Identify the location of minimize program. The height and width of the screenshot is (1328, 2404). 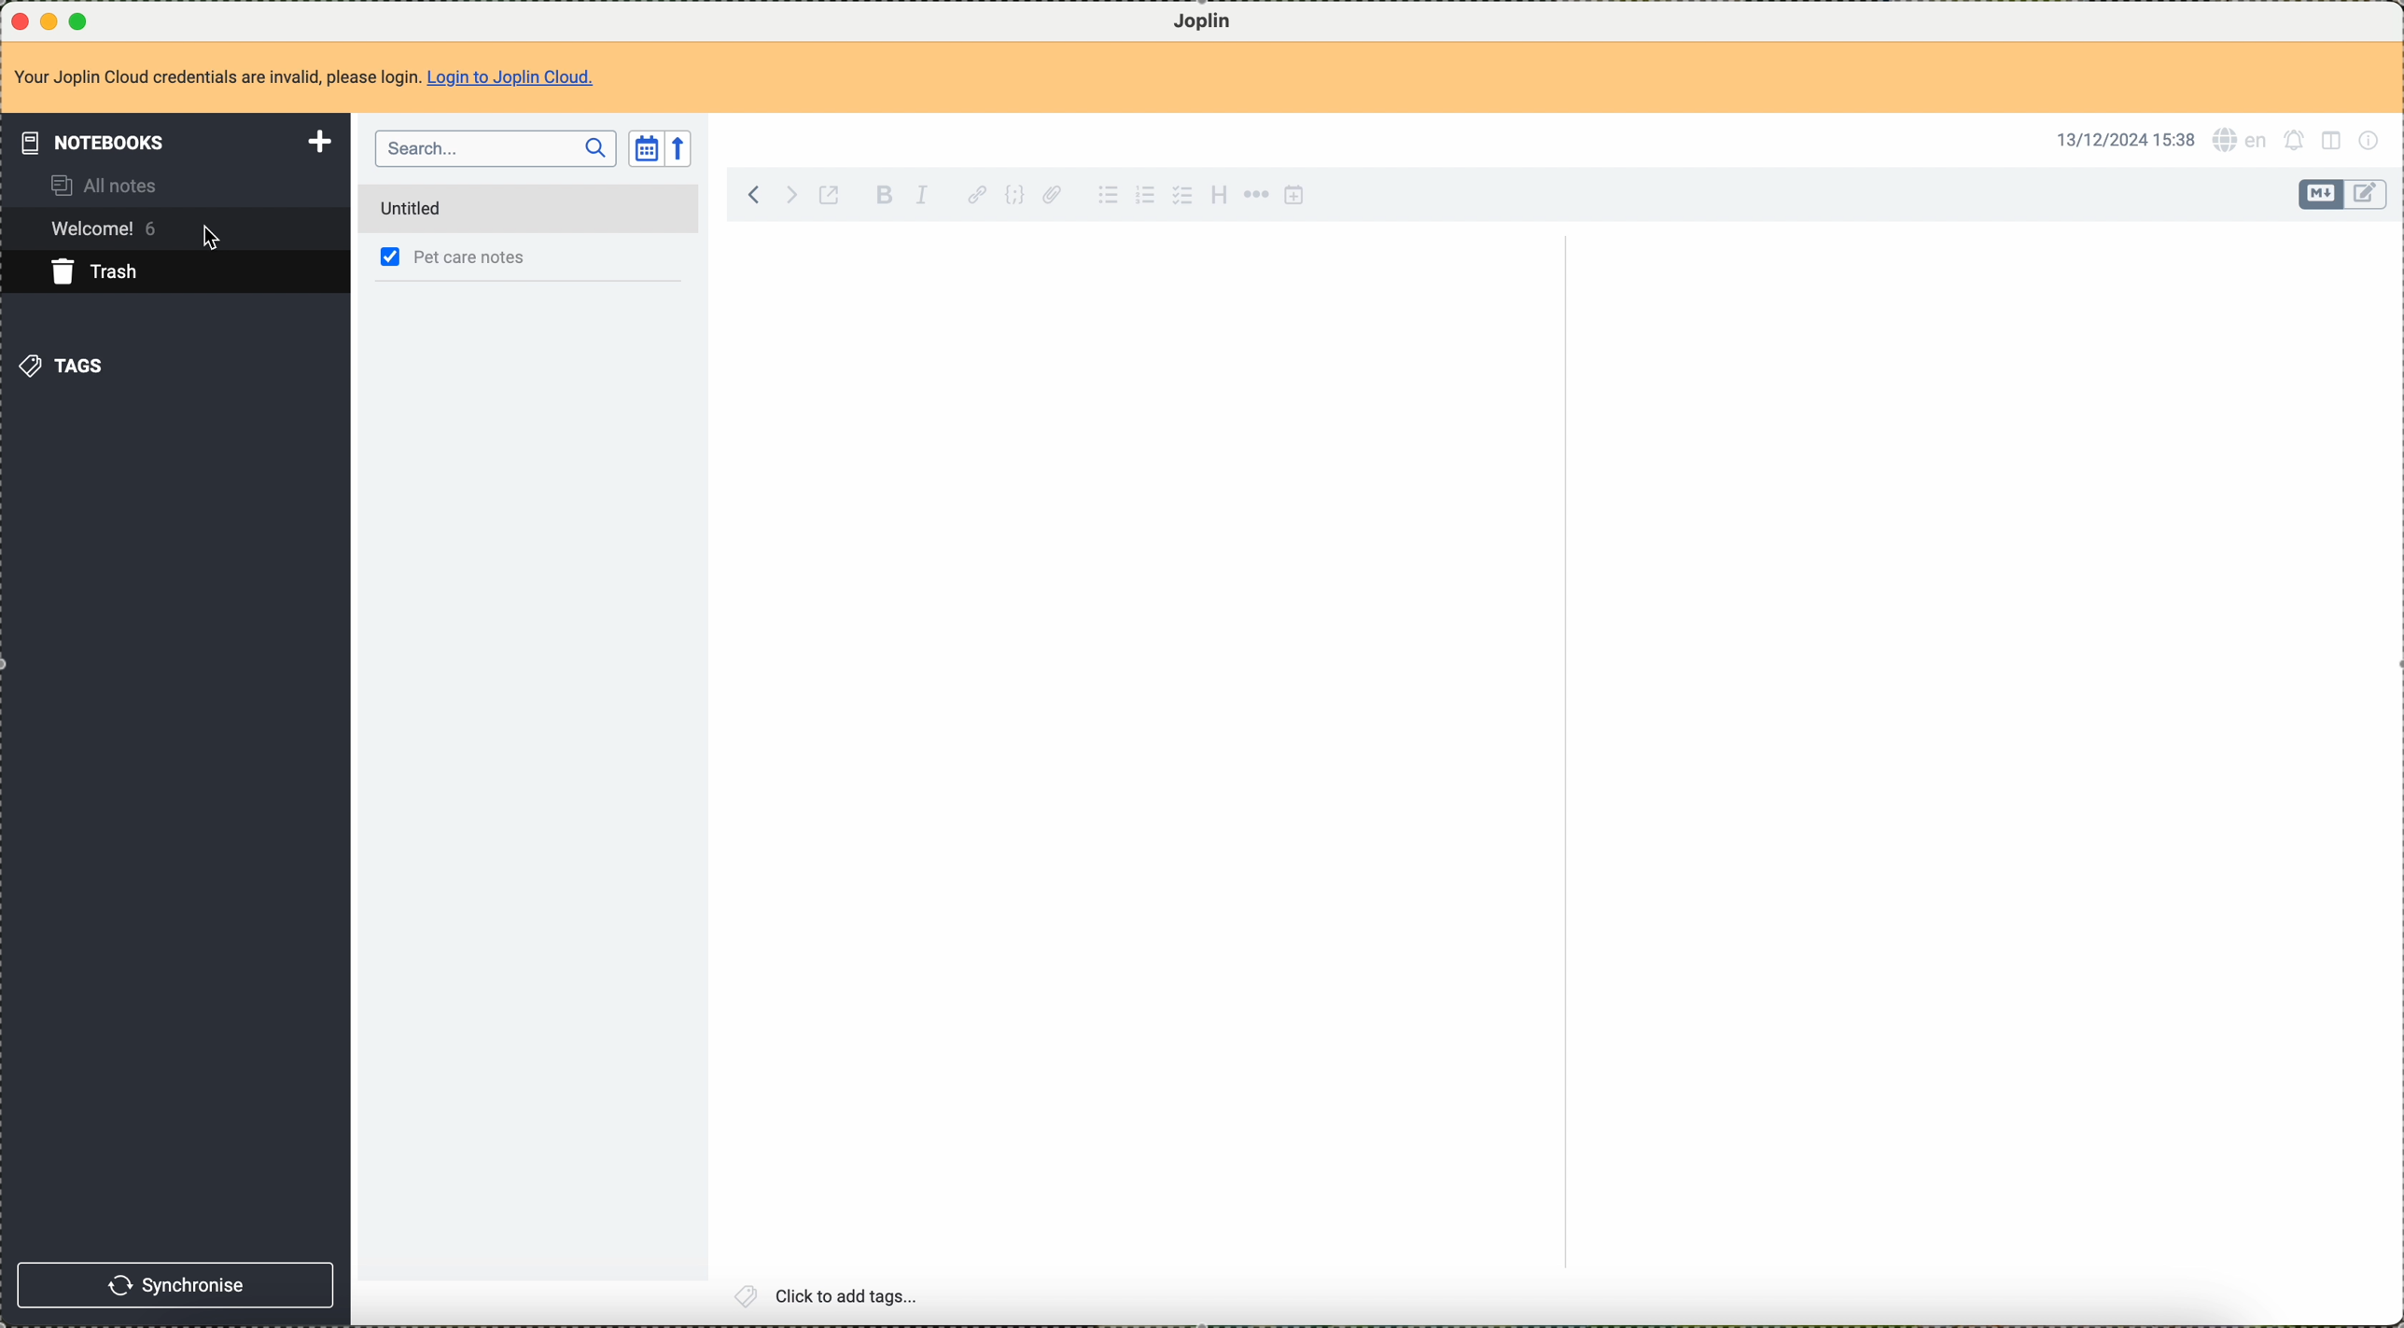
(49, 19).